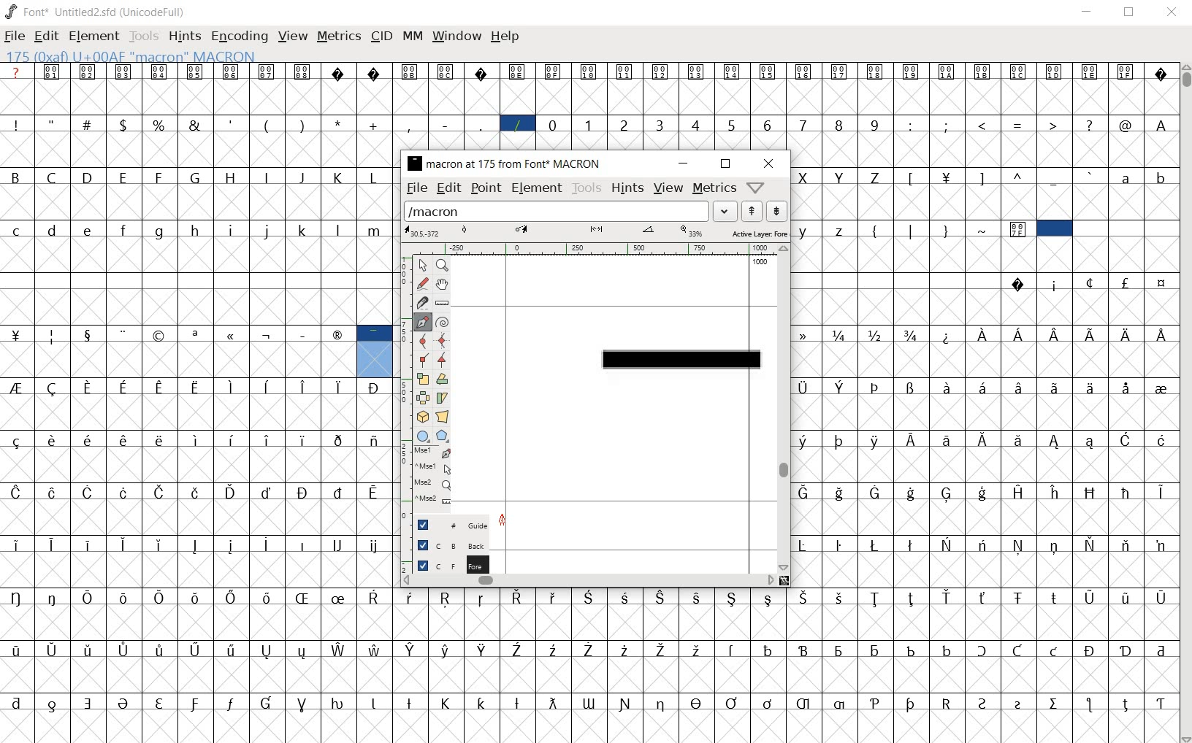 This screenshot has width=1192, height=743. Describe the element at coordinates (305, 125) in the screenshot. I see `)` at that location.